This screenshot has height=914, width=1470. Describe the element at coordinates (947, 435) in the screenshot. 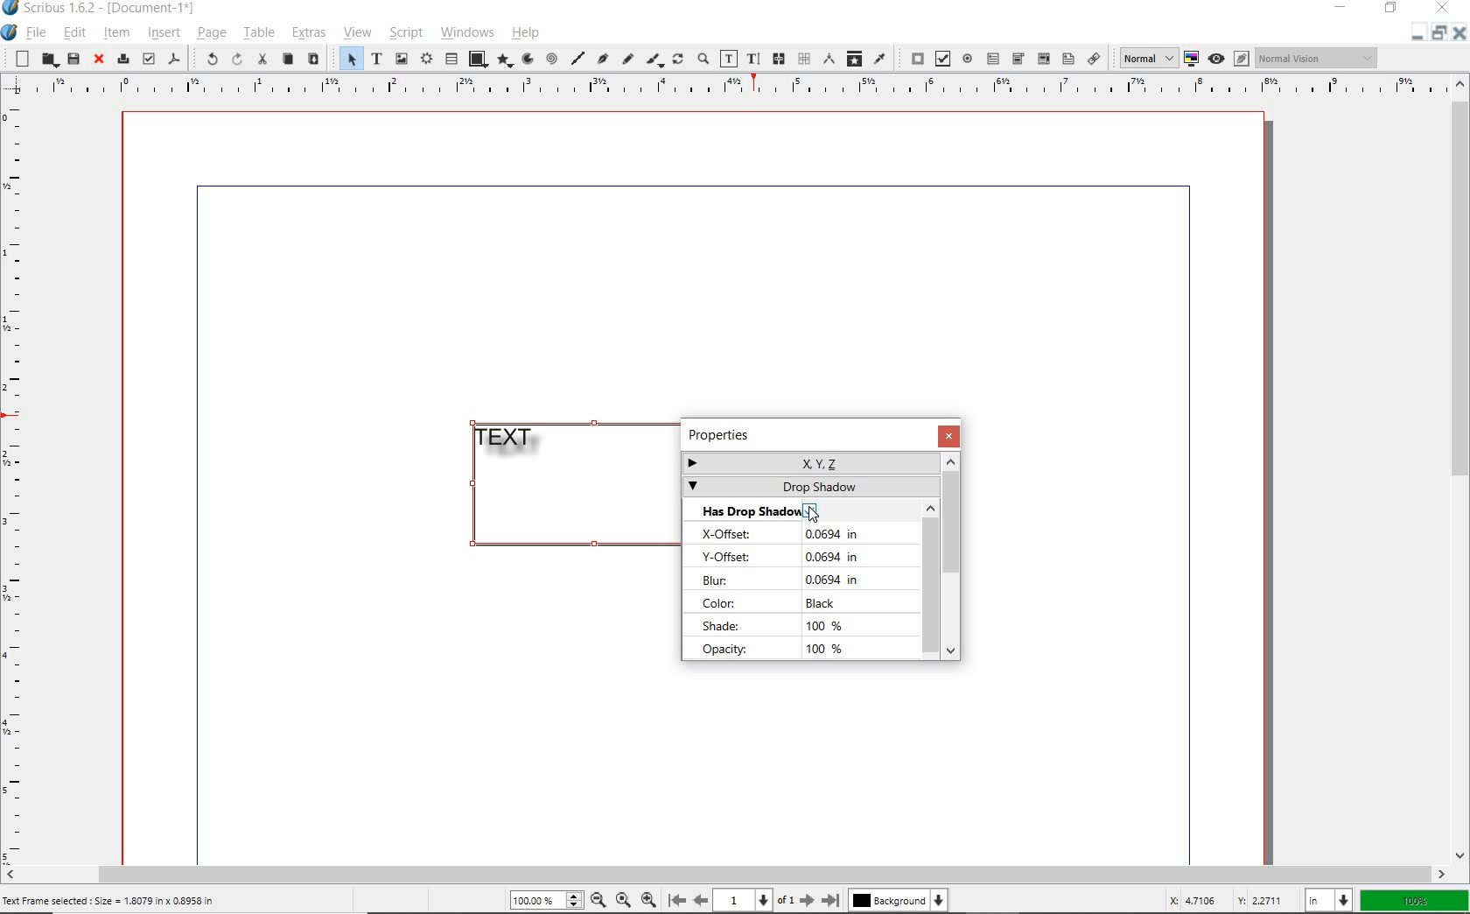

I see `close` at that location.